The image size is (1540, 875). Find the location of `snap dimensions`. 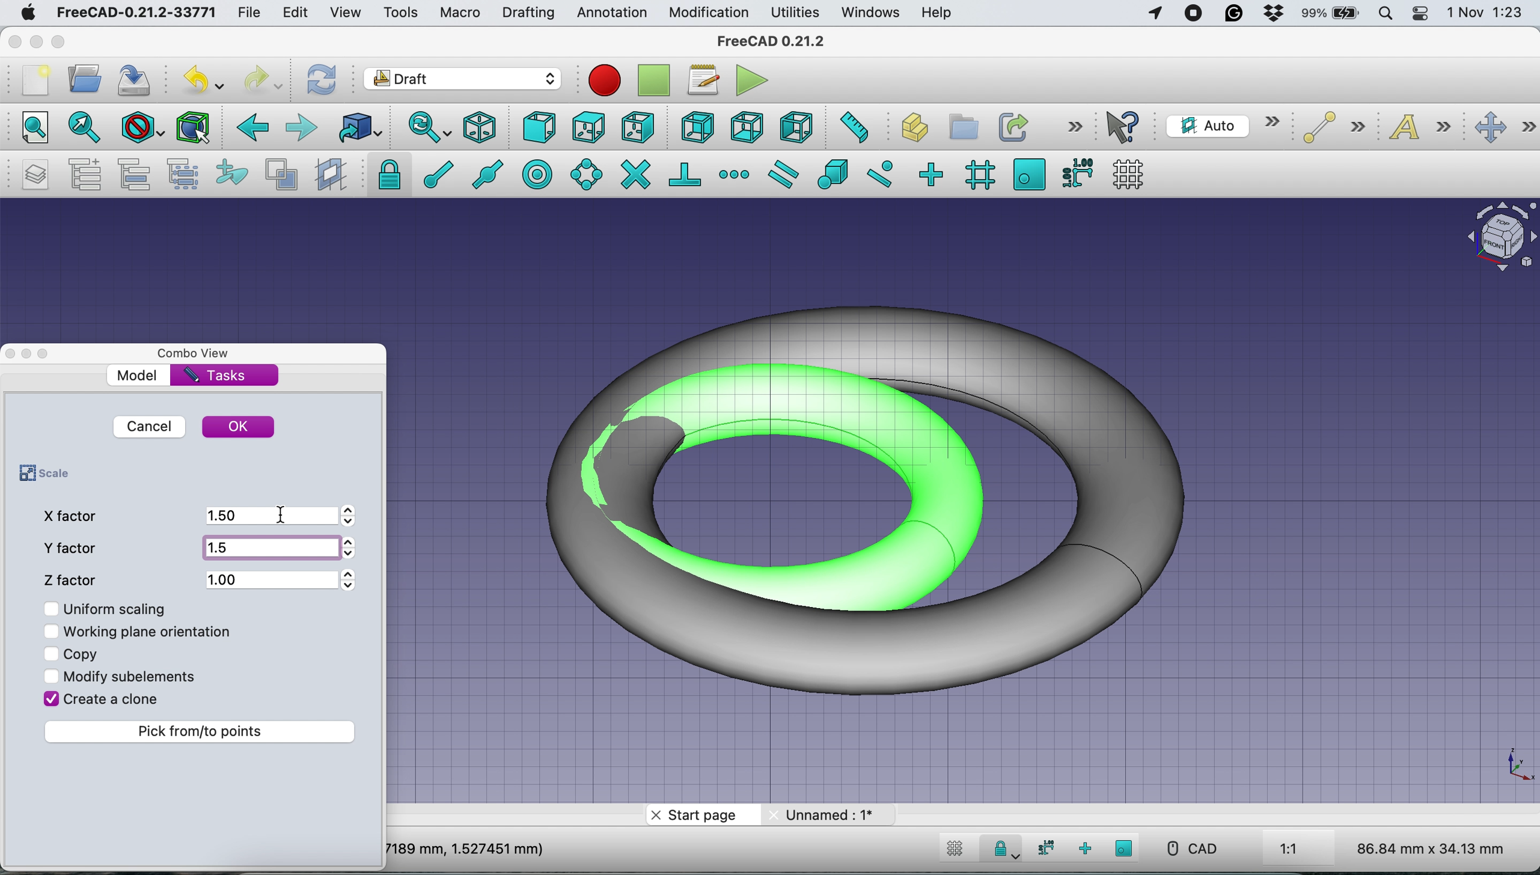

snap dimensions is located at coordinates (1075, 172).